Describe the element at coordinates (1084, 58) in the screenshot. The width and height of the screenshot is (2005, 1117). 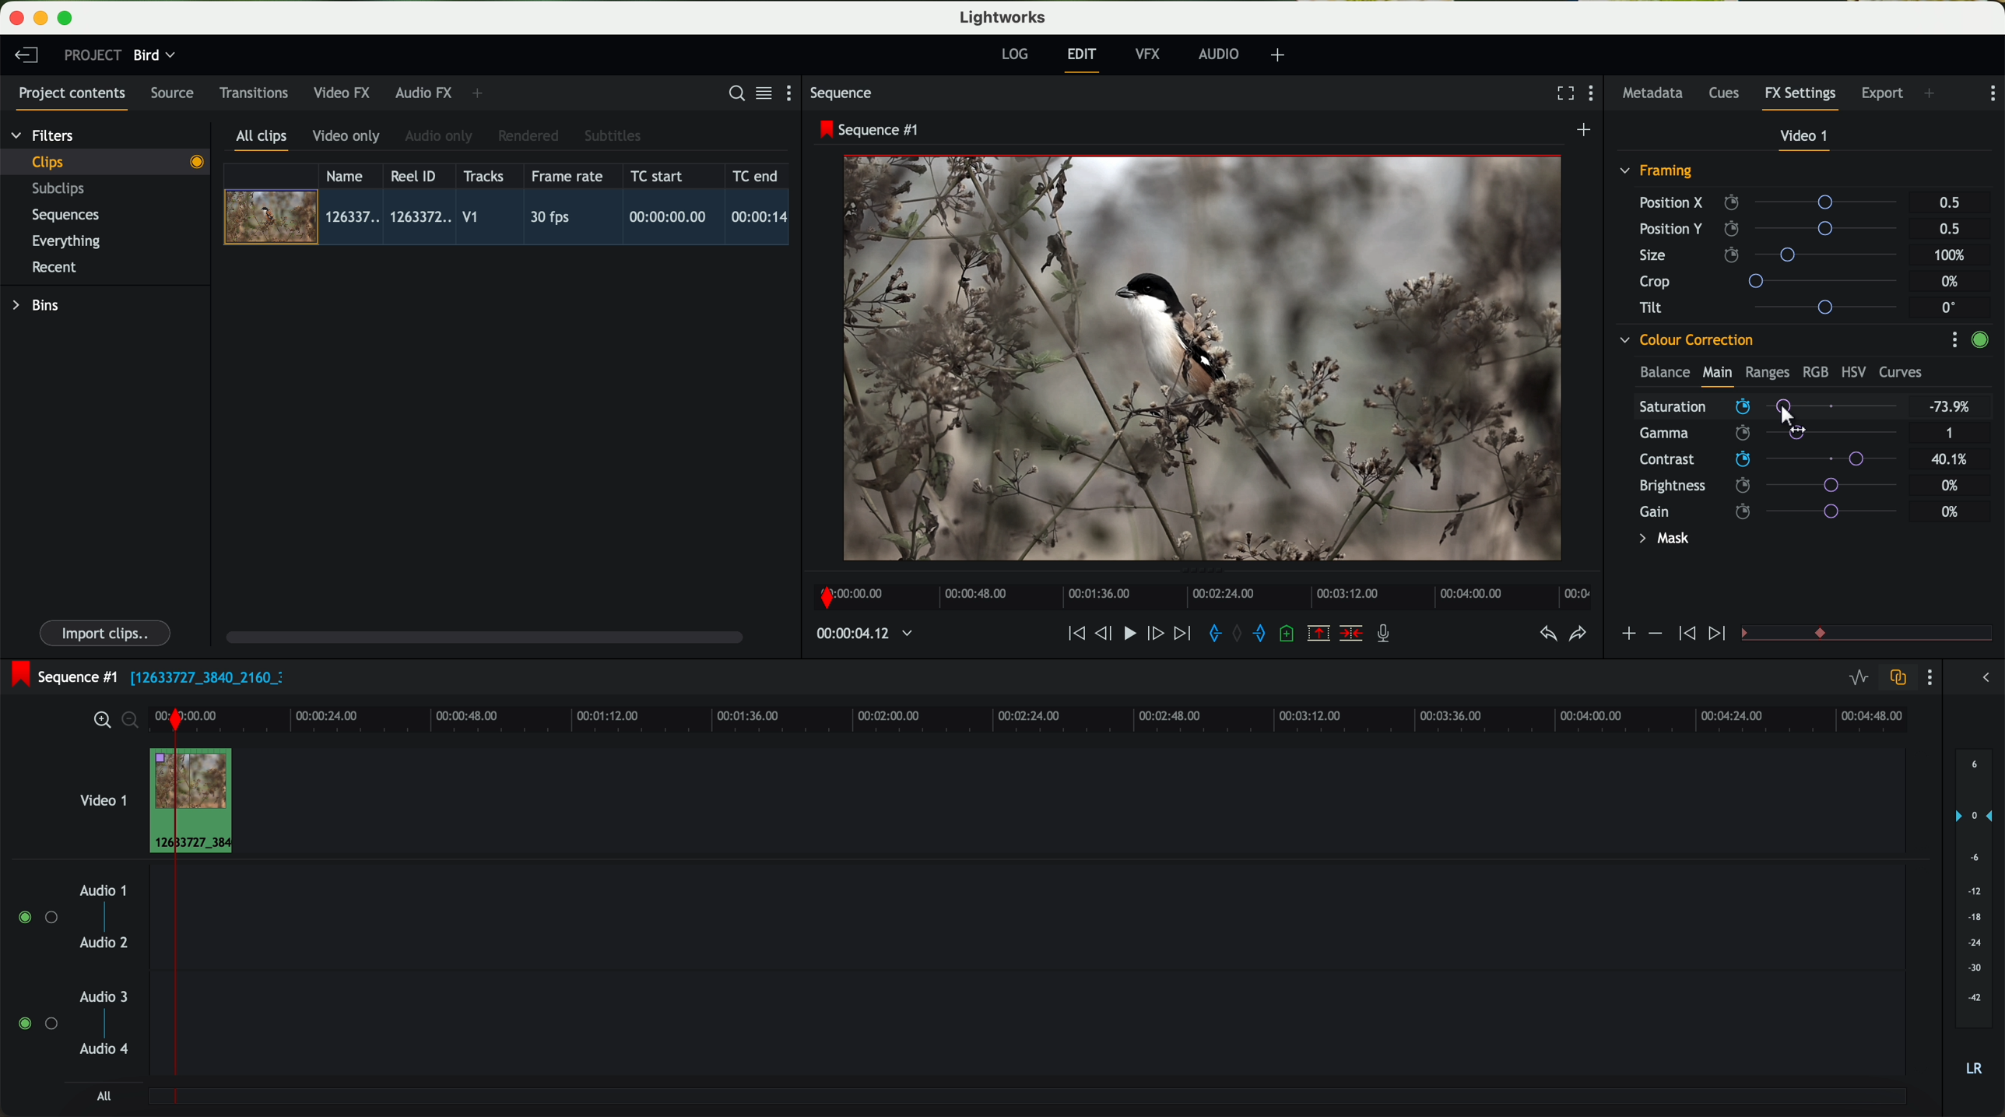
I see `edit` at that location.